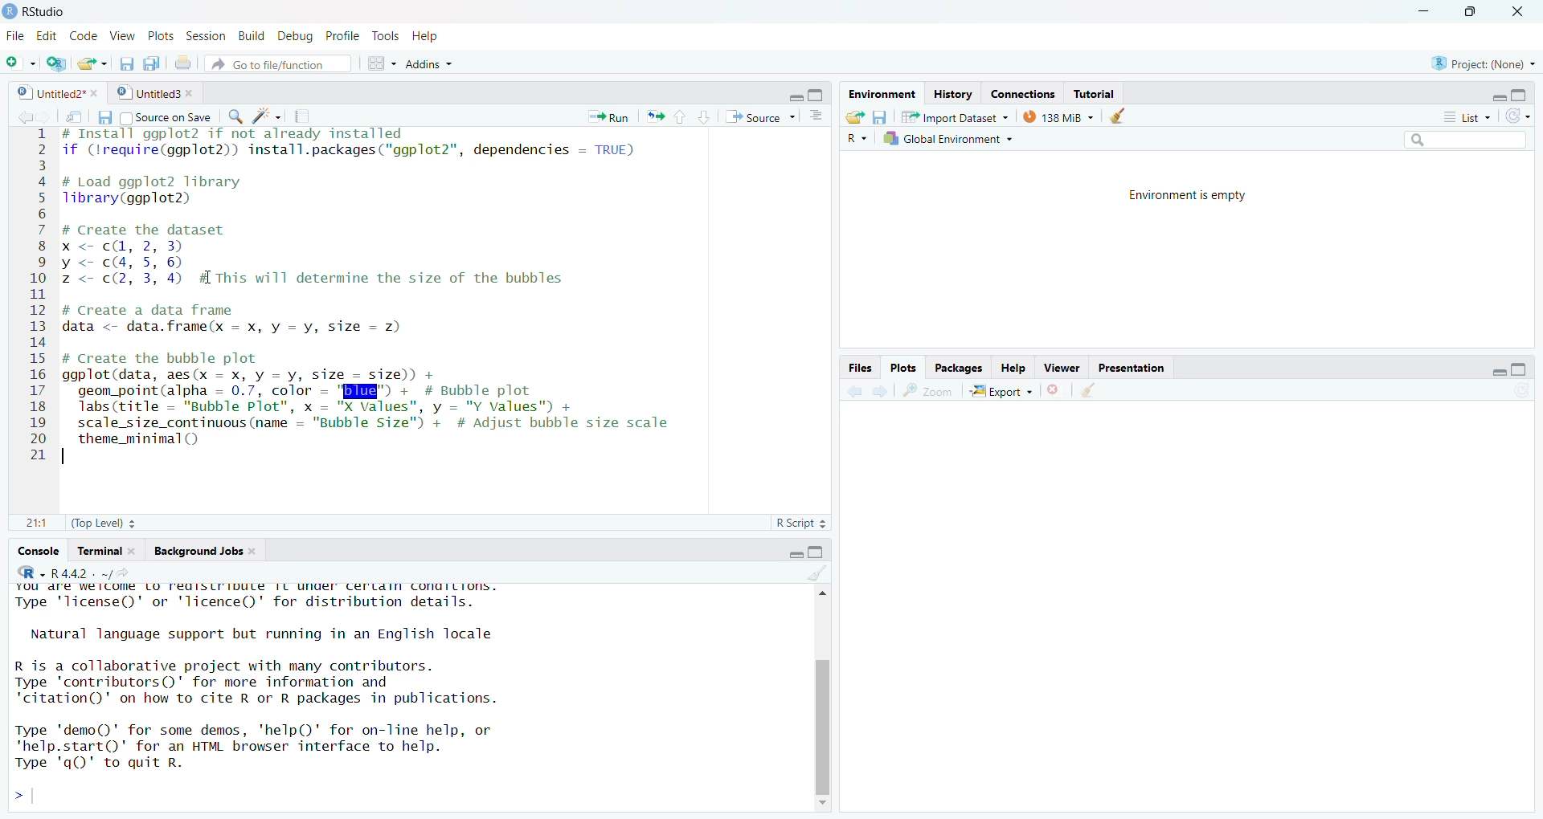 The image size is (1543, 819). Describe the element at coordinates (1492, 367) in the screenshot. I see `maximize/minimize` at that location.